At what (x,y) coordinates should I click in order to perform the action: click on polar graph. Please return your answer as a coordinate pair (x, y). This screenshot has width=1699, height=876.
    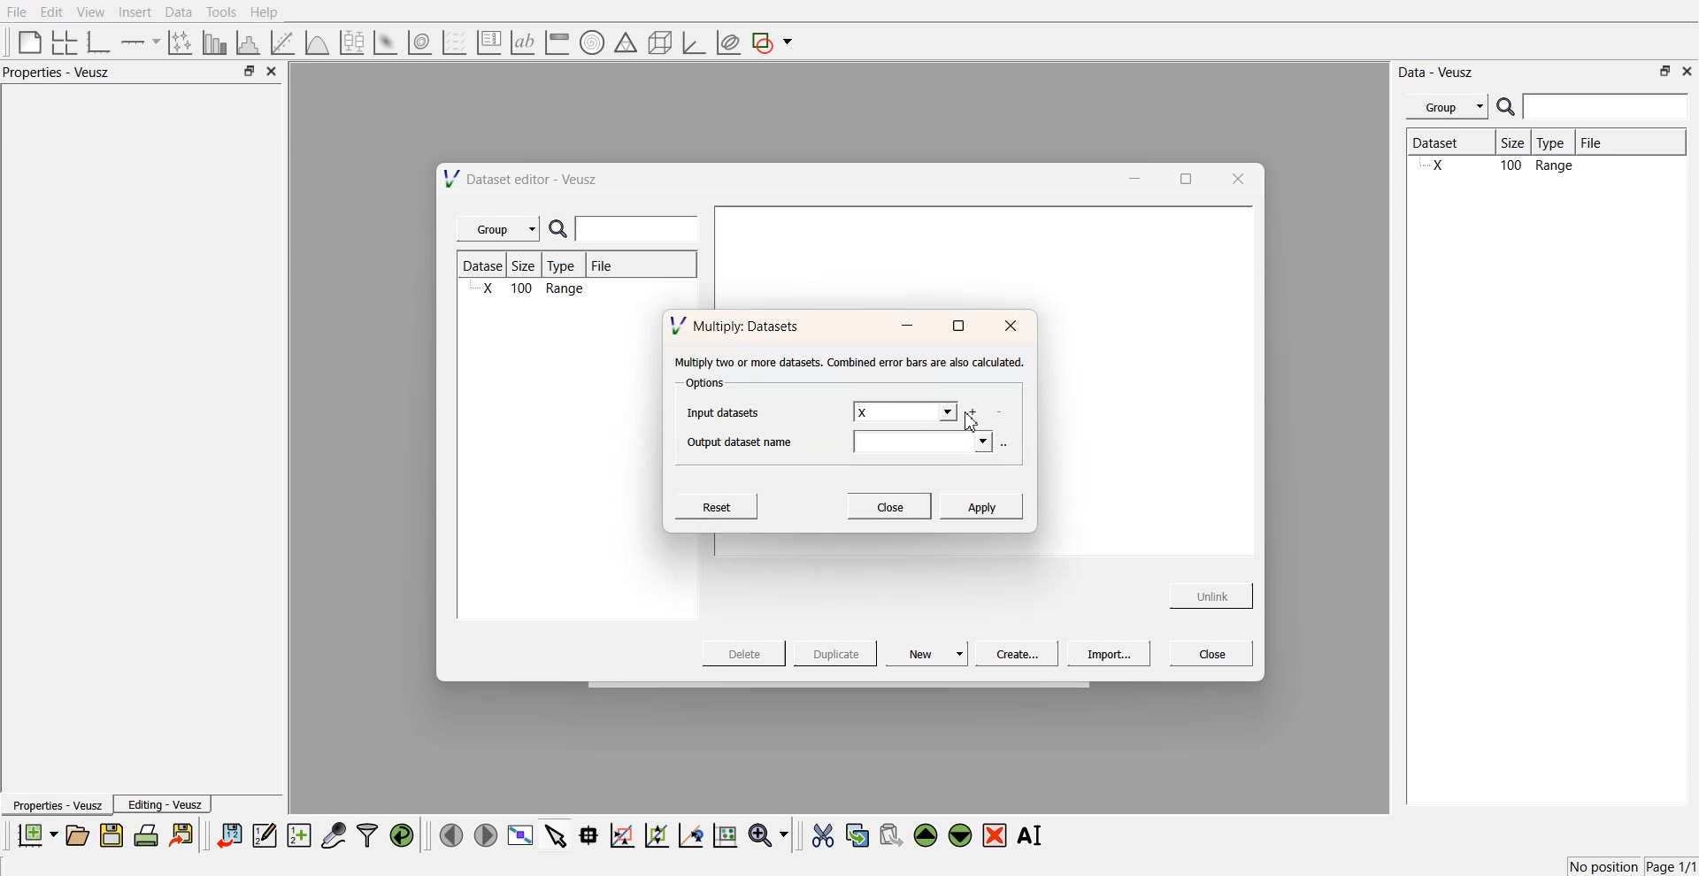
    Looking at the image, I should click on (591, 44).